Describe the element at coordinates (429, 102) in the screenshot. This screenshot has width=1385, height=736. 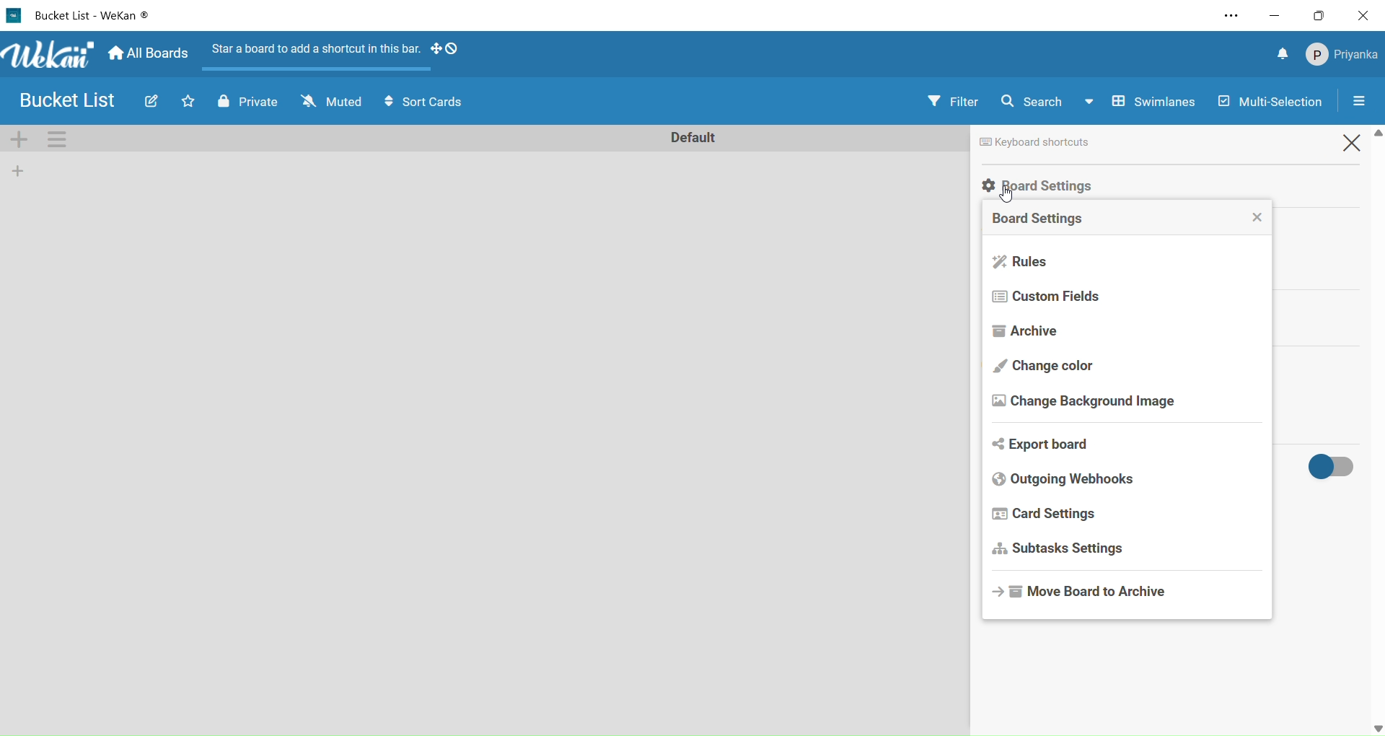
I see `sort cards` at that location.